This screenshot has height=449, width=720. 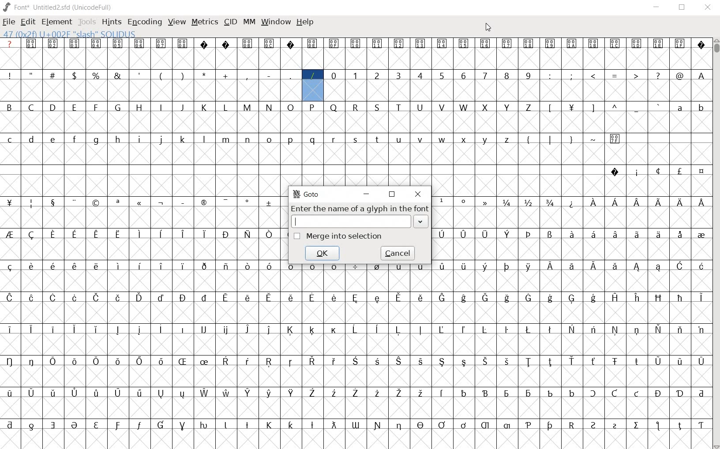 I want to click on glyph, so click(x=679, y=108).